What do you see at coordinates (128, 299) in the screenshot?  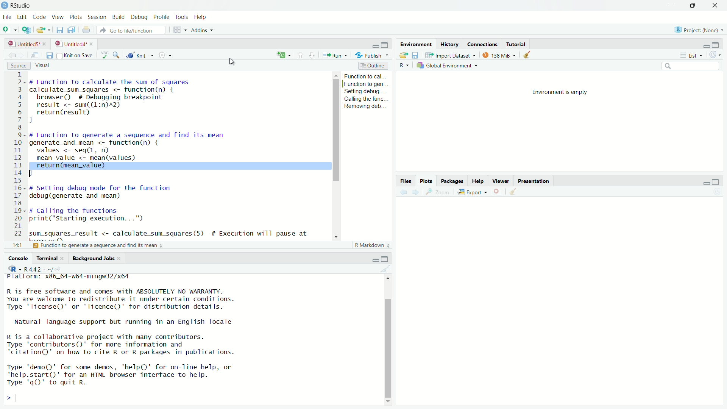 I see `R is free software and comes with ABSOLUTELY NO WARRANTY.
You are welcome to redistribute it under certain conditions.
Type 'Ticense()' or 'licence()' for distribution details.` at bounding box center [128, 299].